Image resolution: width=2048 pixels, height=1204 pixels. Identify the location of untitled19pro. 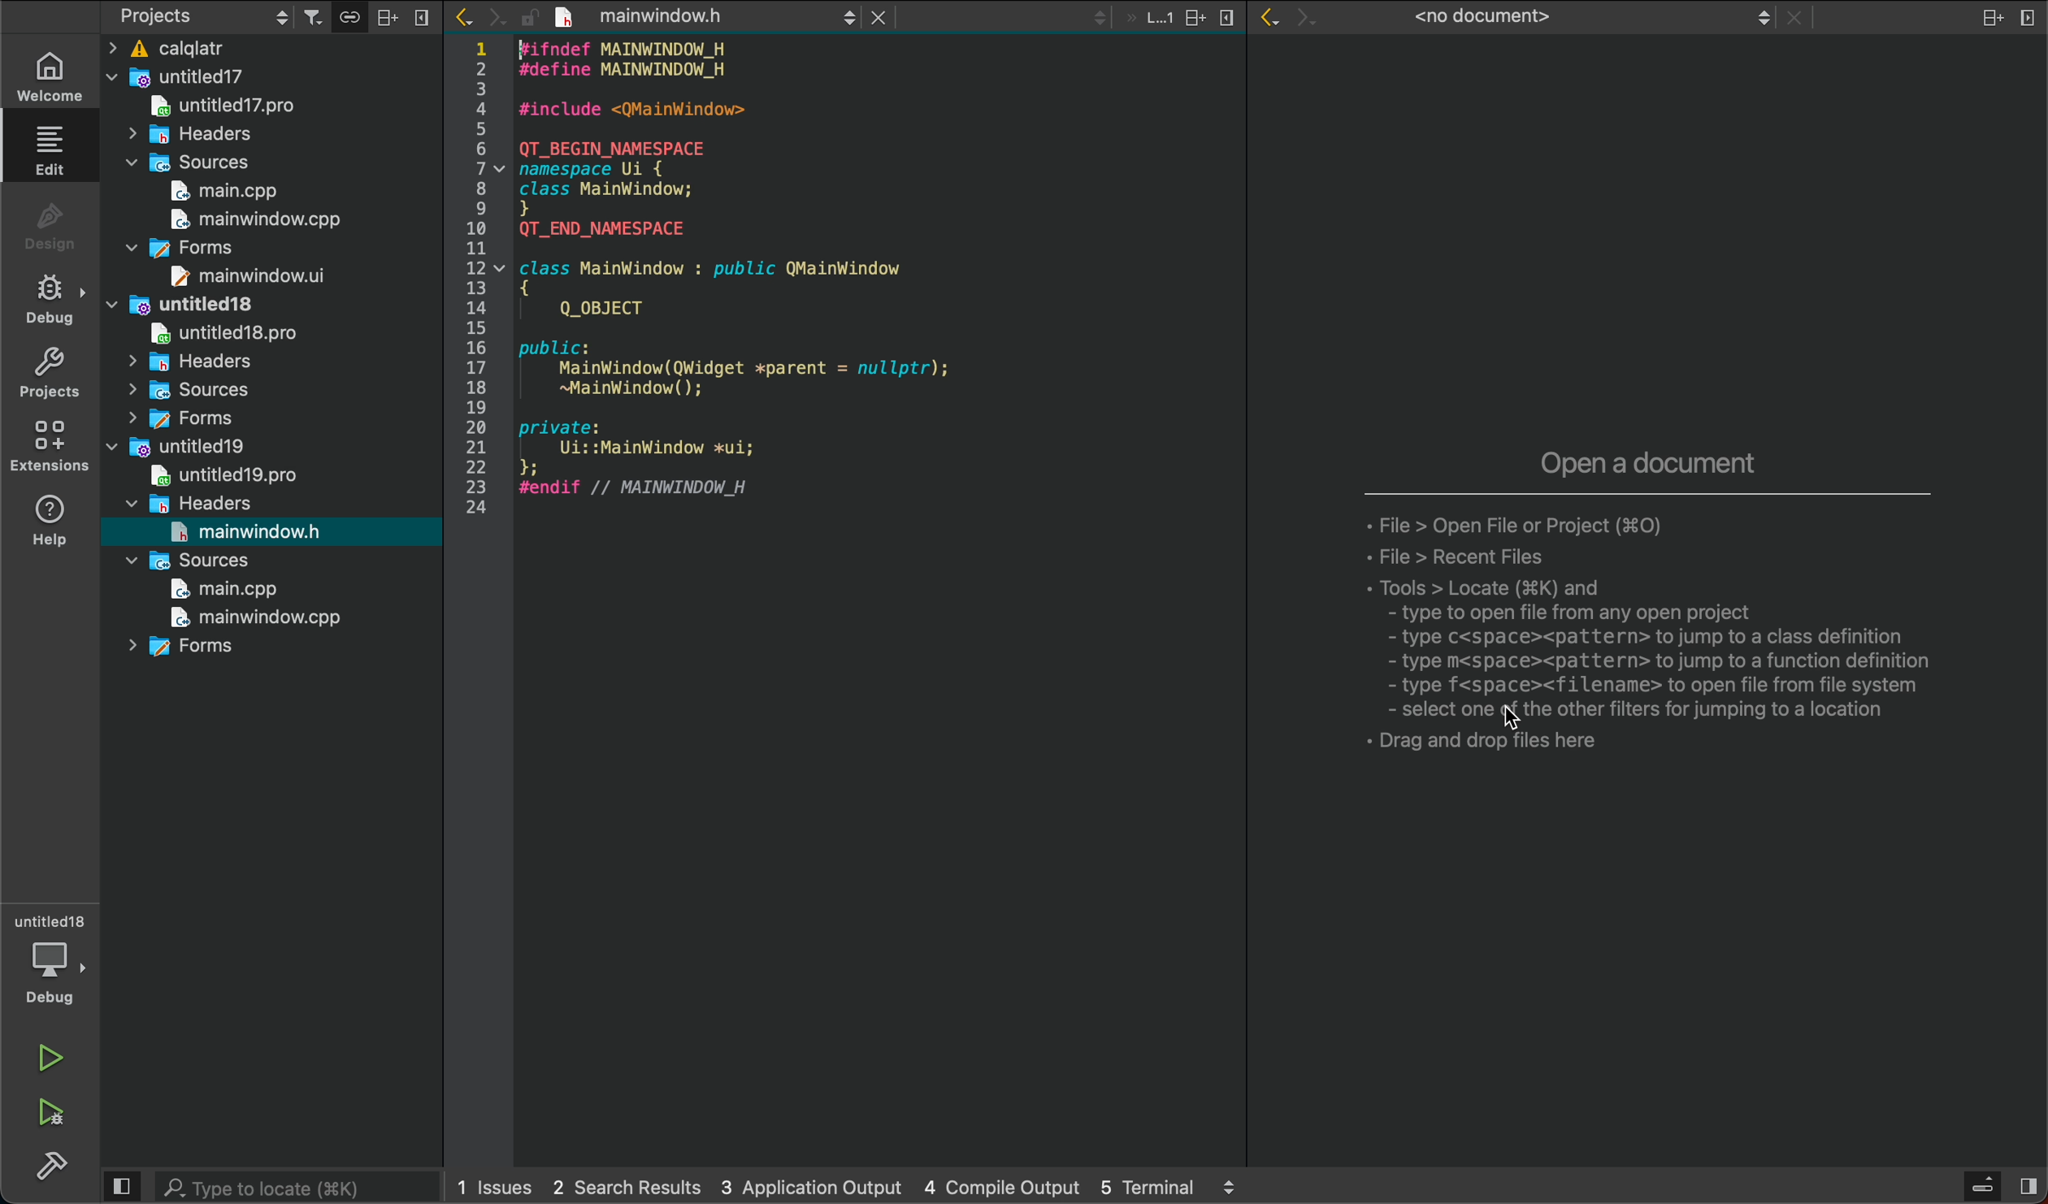
(218, 474).